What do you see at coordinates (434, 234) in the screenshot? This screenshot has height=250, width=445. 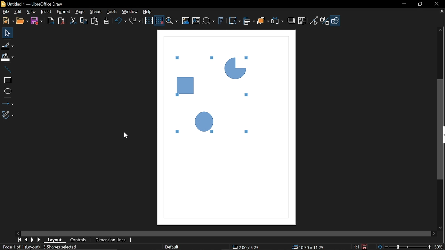 I see `Move right` at bounding box center [434, 234].